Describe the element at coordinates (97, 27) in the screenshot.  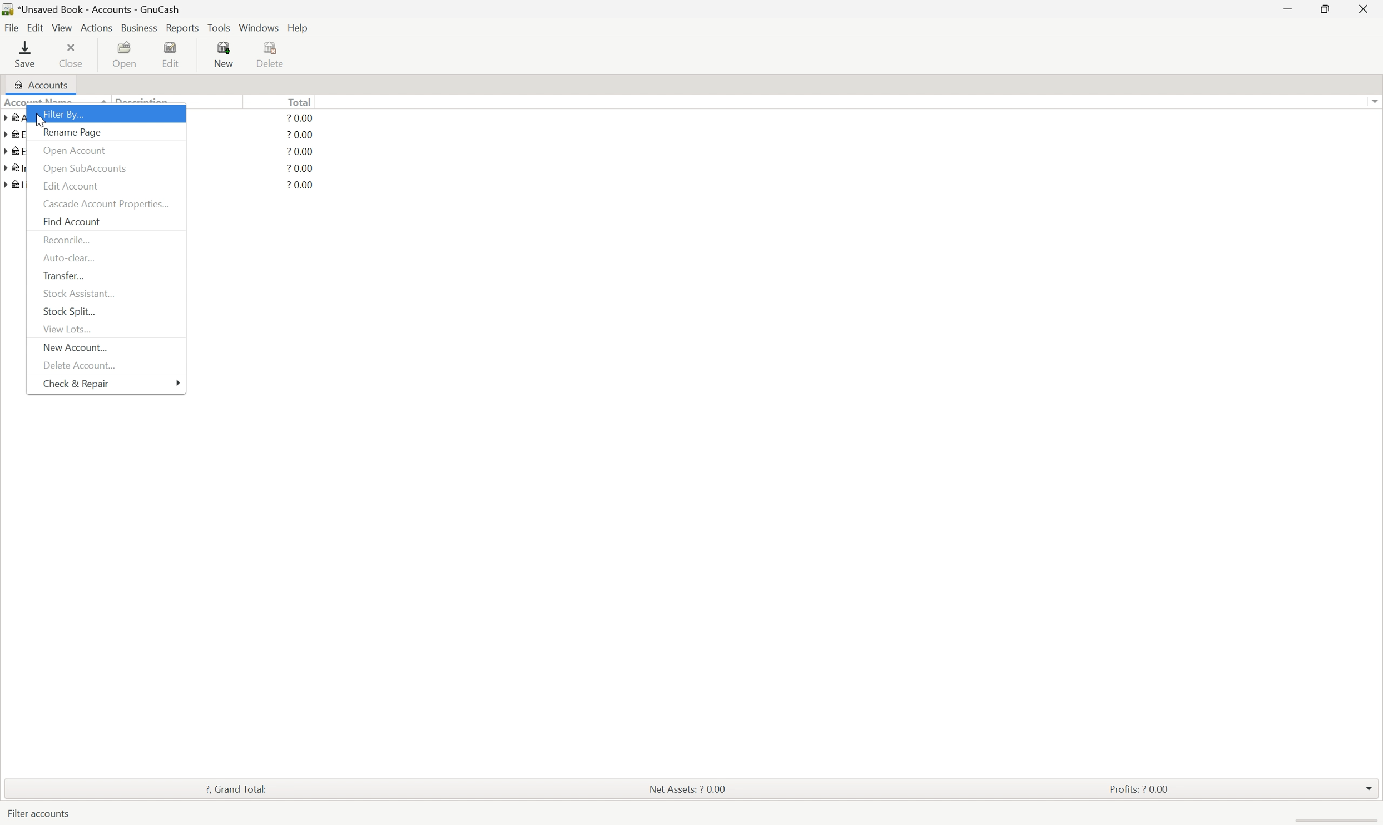
I see `Actions` at that location.